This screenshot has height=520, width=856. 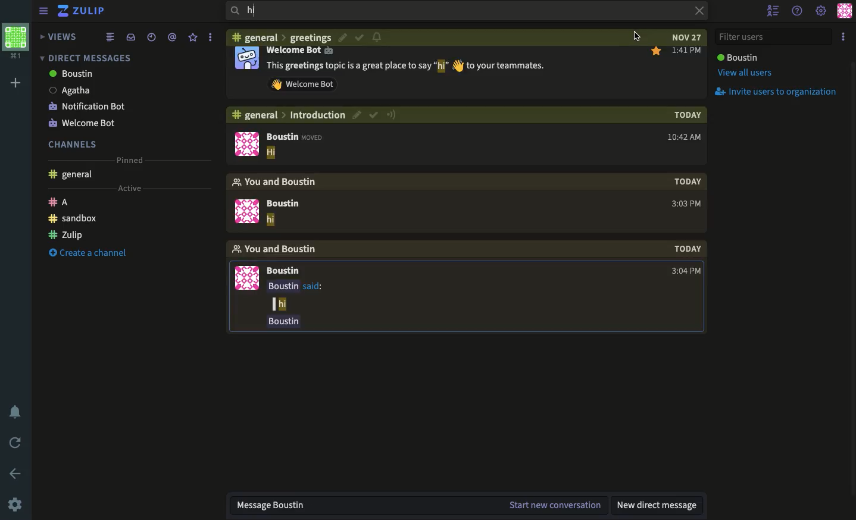 I want to click on Messages with hi, so click(x=406, y=67).